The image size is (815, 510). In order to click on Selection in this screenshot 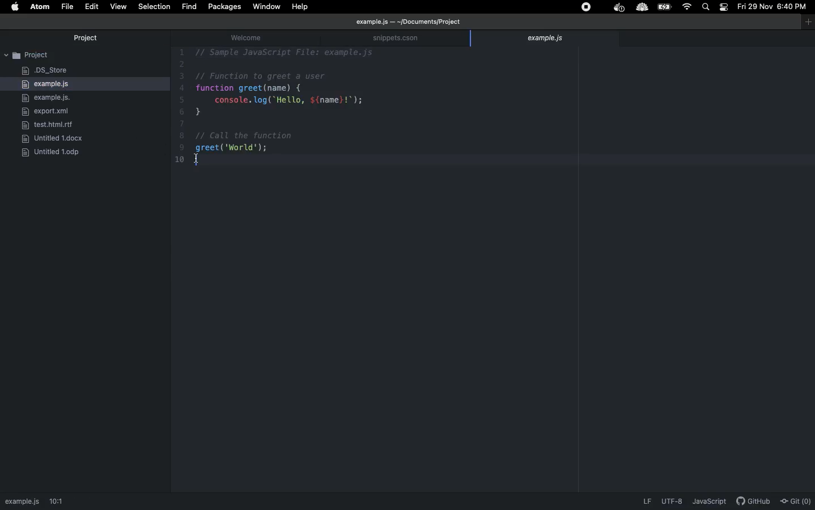, I will do `click(154, 7)`.